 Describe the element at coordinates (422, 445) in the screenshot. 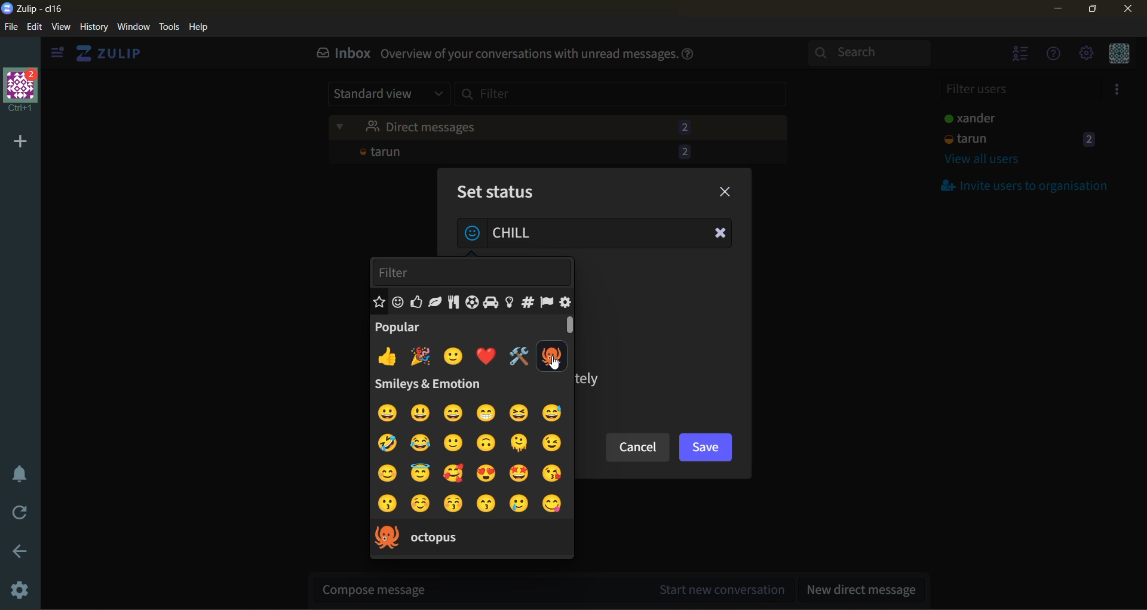

I see `emoji` at that location.